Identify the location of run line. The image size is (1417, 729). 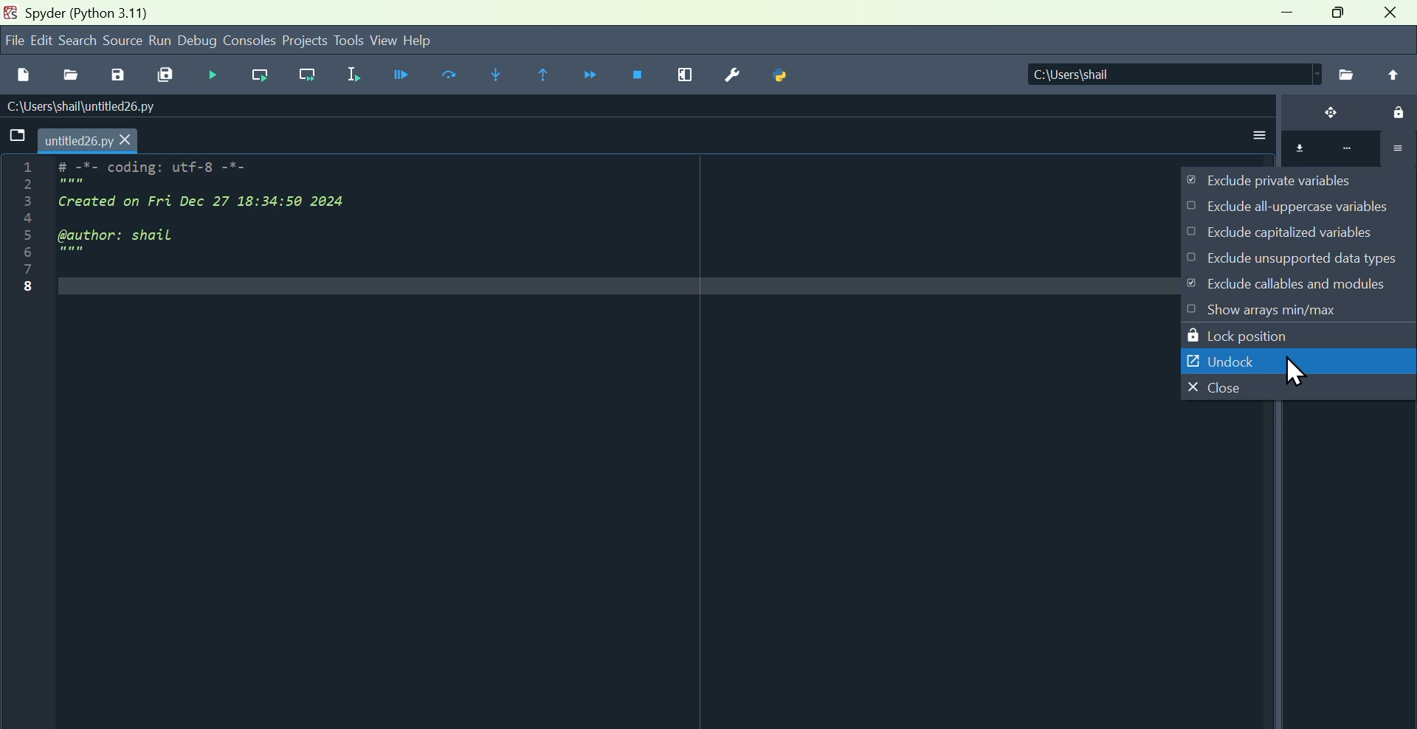
(256, 75).